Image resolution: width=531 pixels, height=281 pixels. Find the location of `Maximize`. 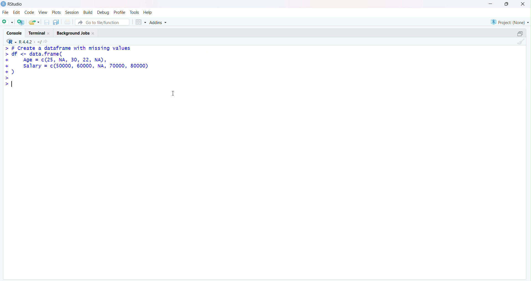

Maximize is located at coordinates (507, 4).